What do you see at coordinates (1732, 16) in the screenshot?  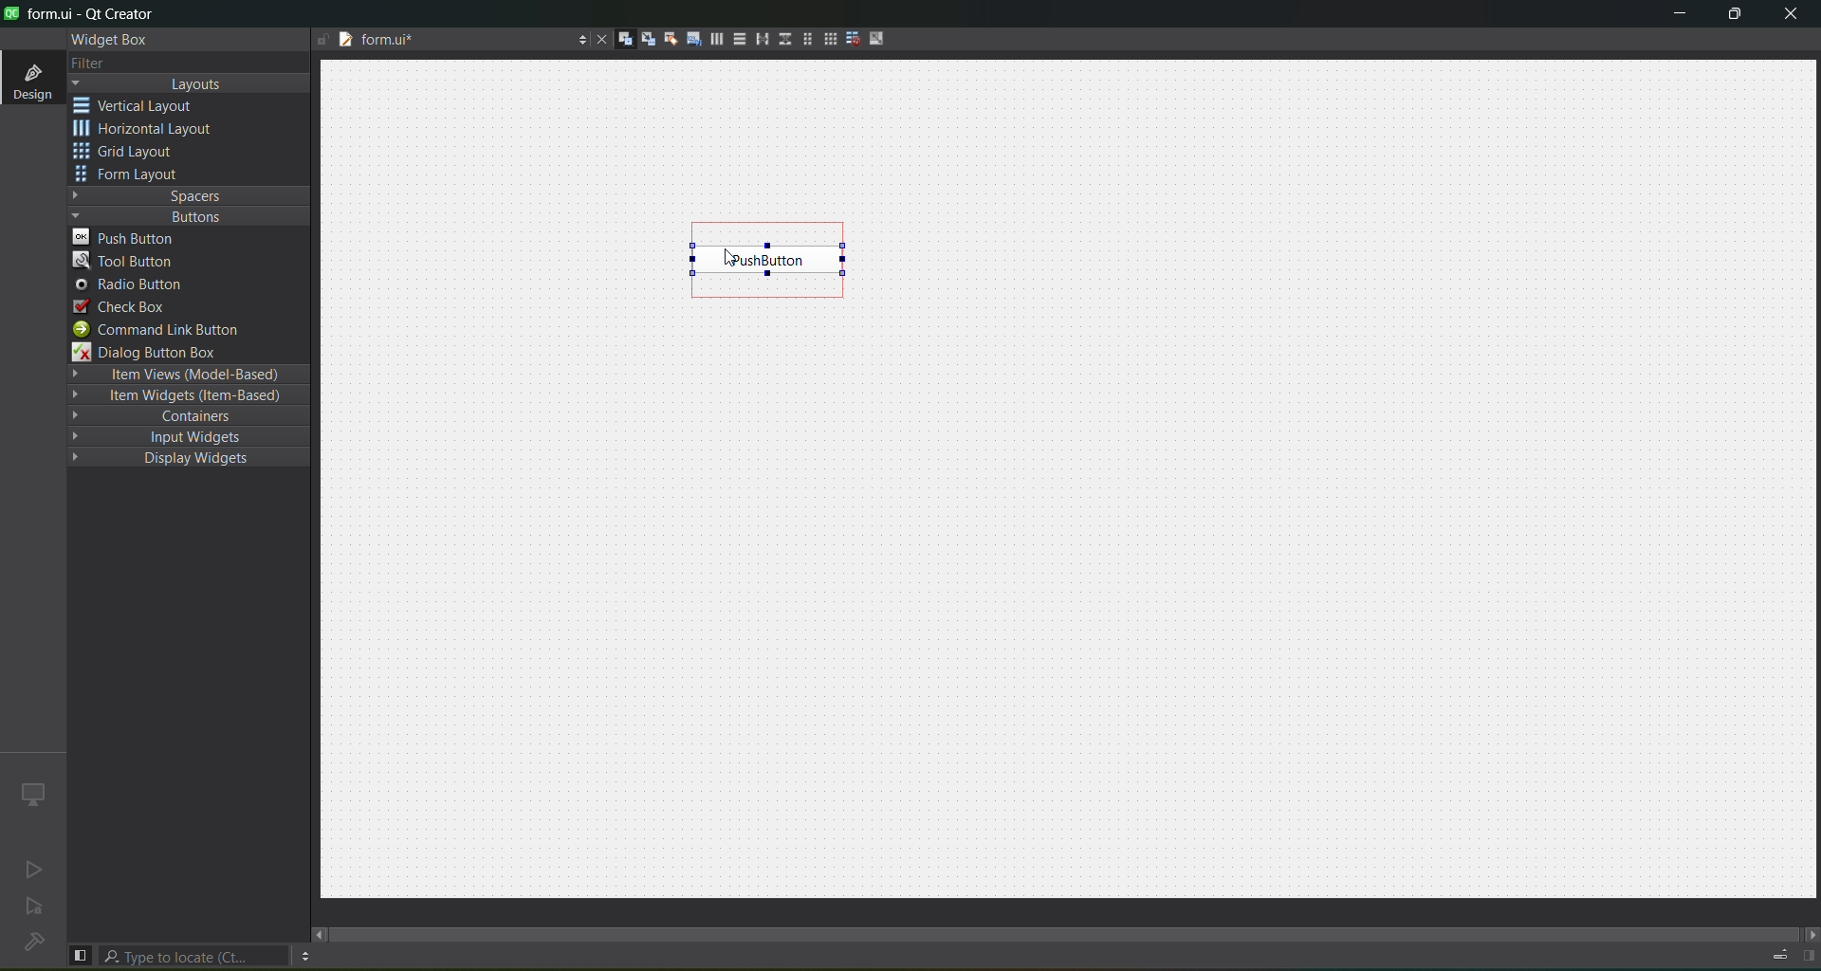 I see `maximize` at bounding box center [1732, 16].